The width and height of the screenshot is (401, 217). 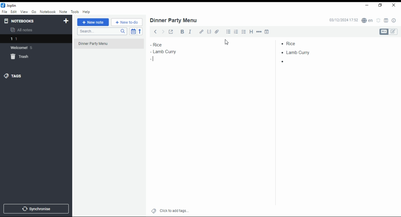 I want to click on trash, so click(x=21, y=57).